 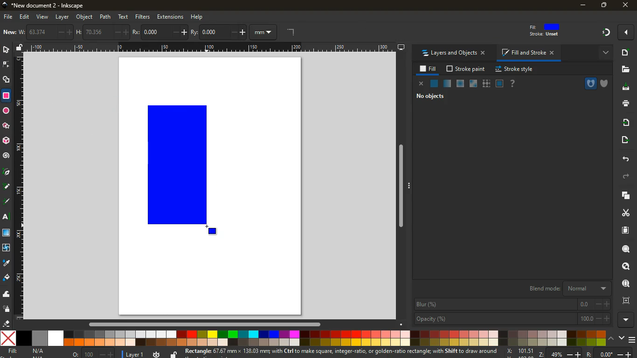 What do you see at coordinates (170, 17) in the screenshot?
I see `extensions` at bounding box center [170, 17].